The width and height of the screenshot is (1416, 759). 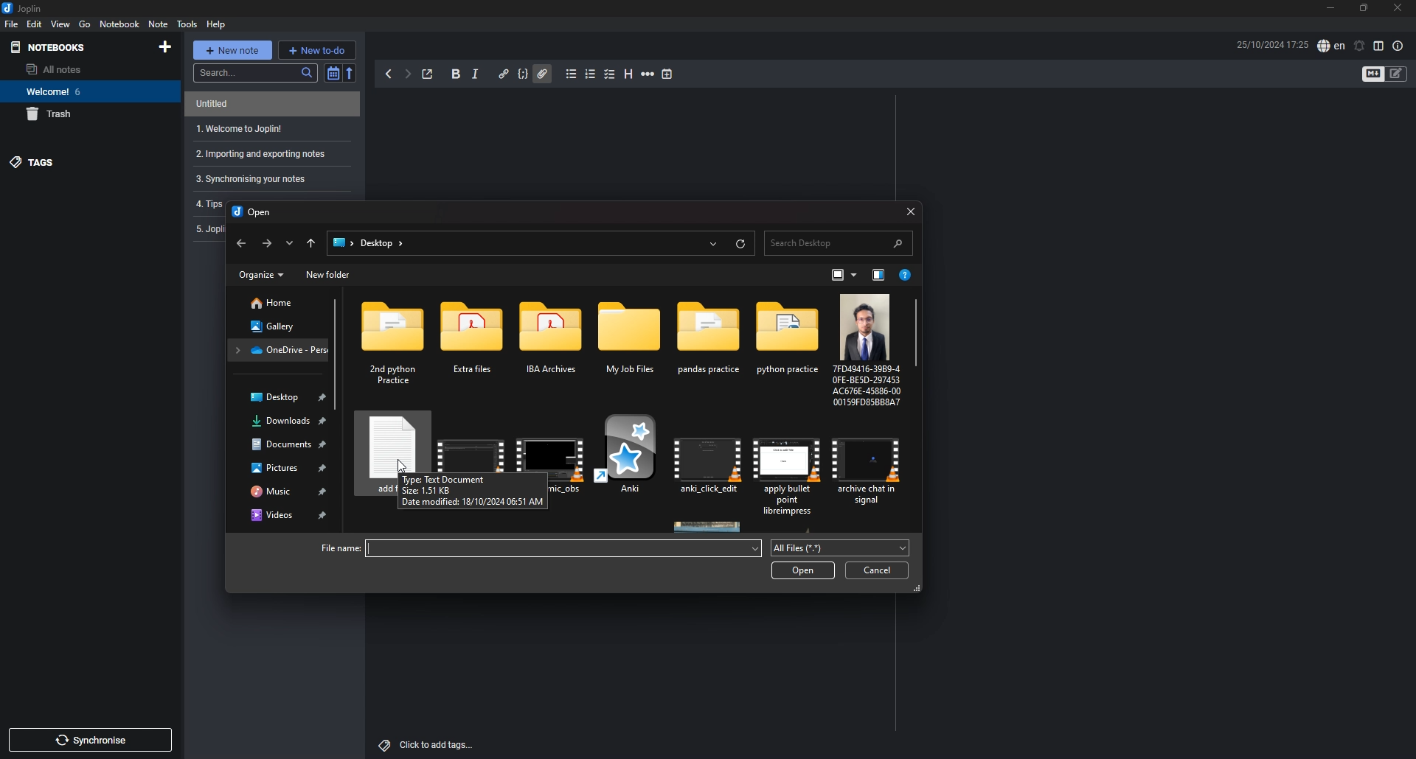 I want to click on documents, so click(x=282, y=445).